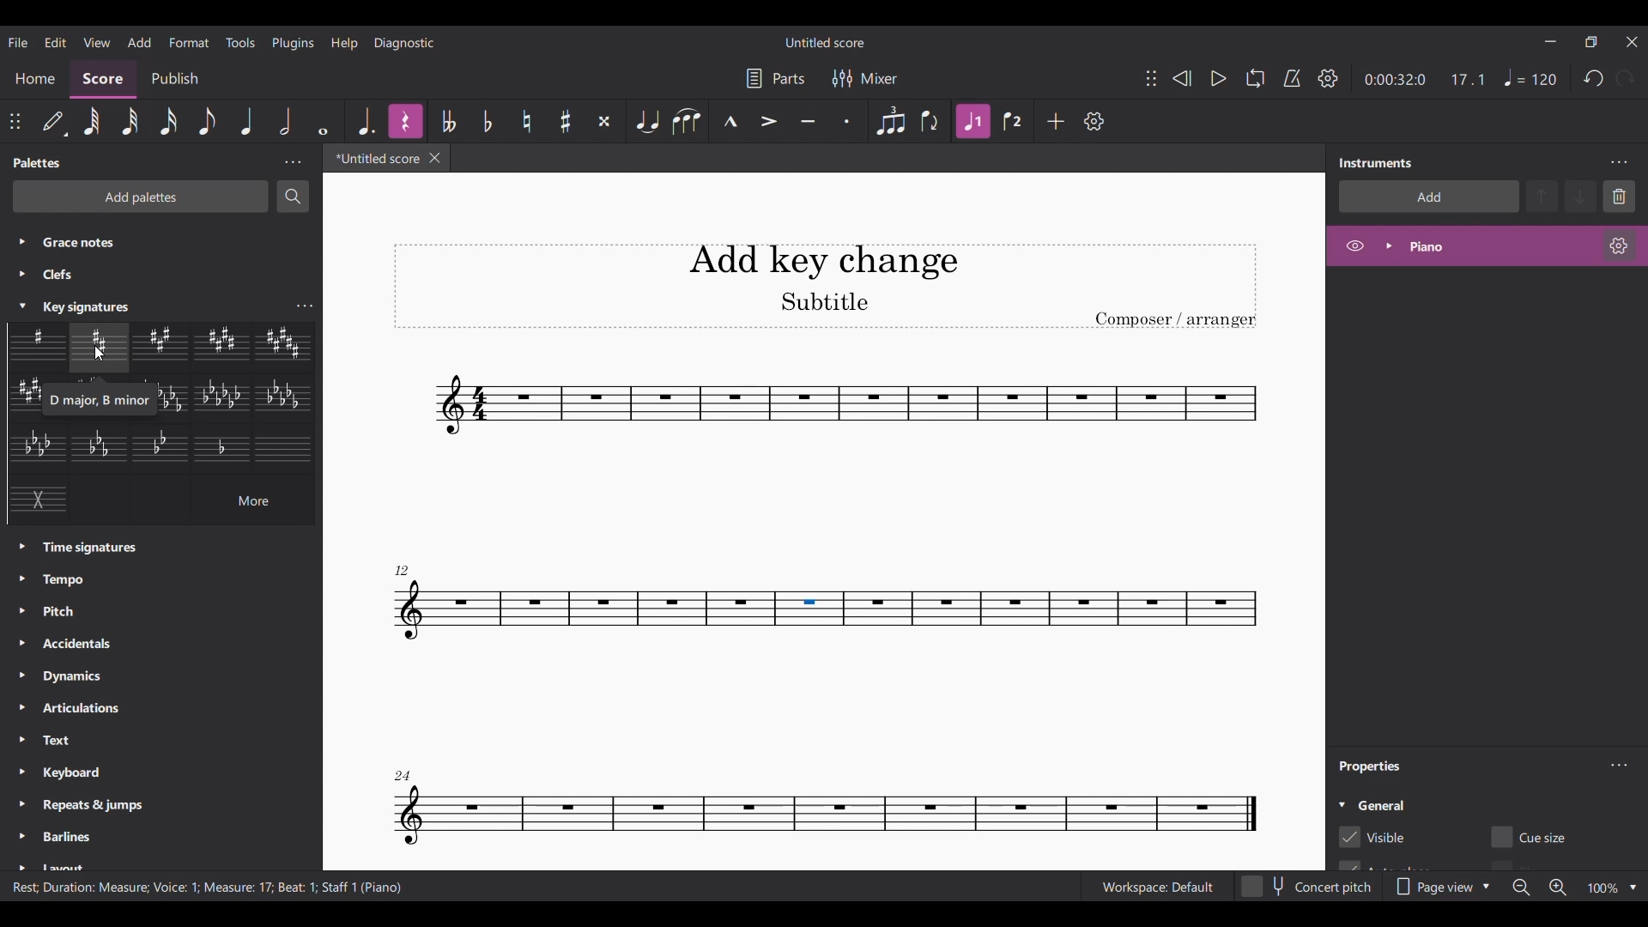 This screenshot has width=1648, height=927. What do you see at coordinates (169, 702) in the screenshot?
I see `Palettes listed under all Palettes` at bounding box center [169, 702].